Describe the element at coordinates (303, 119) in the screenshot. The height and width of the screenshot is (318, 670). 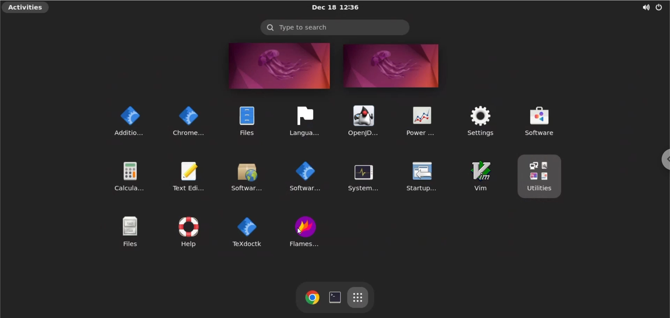
I see `language ` at that location.